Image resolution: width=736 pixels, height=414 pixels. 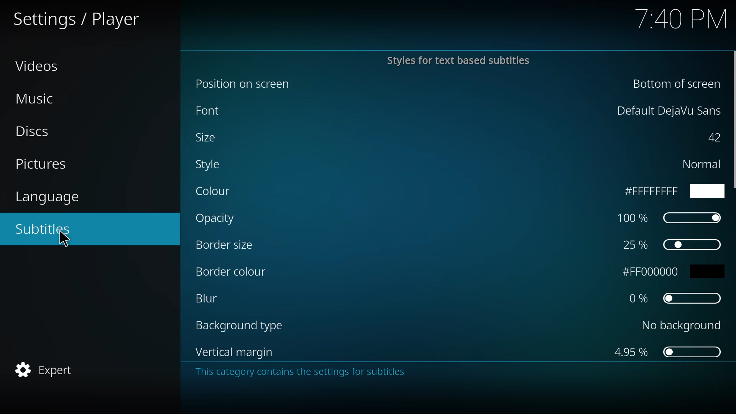 I want to click on vertical margin, so click(x=235, y=351).